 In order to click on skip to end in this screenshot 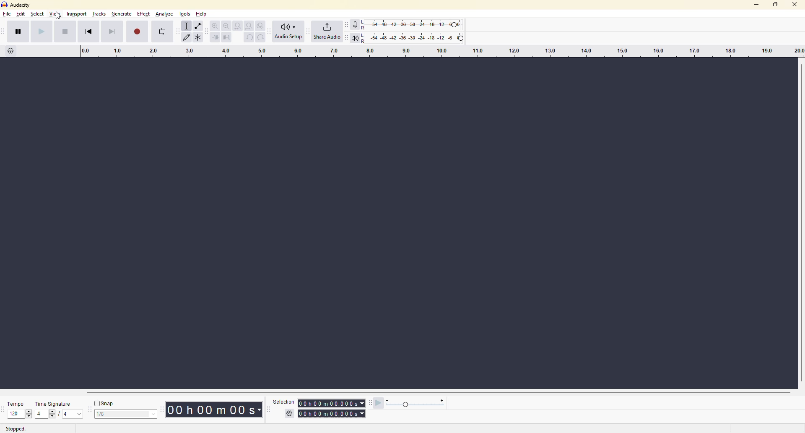, I will do `click(107, 31)`.